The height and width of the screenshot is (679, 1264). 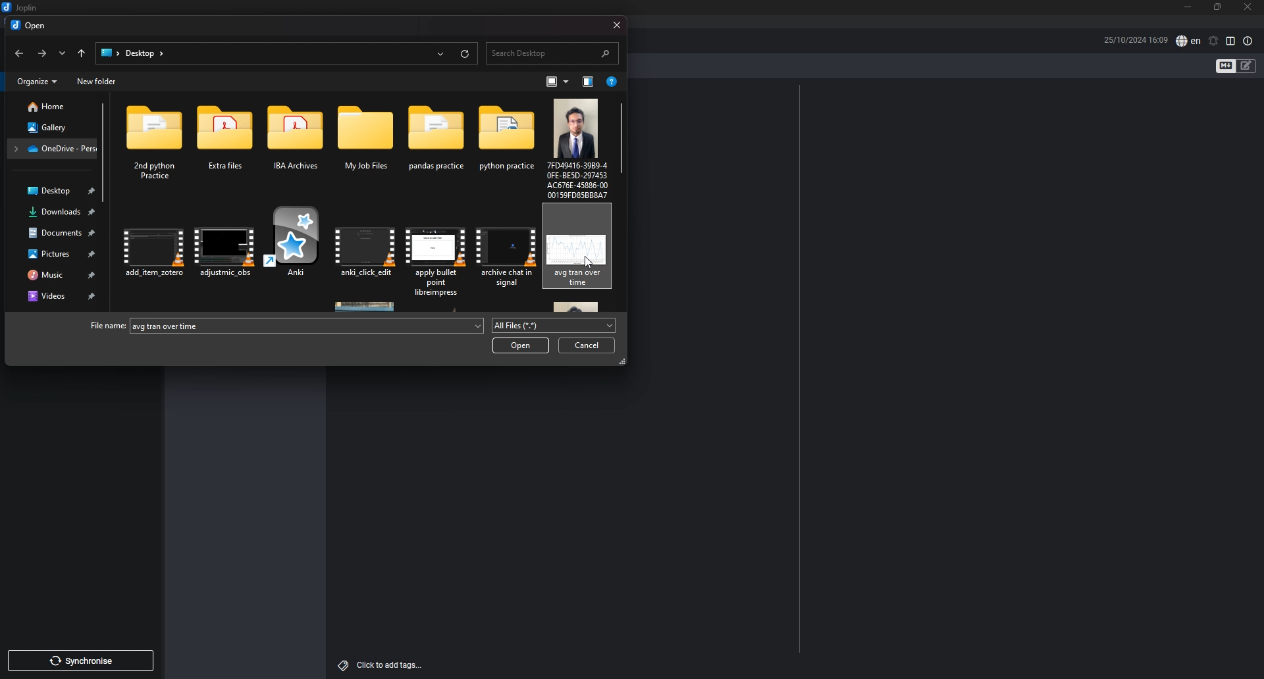 What do you see at coordinates (48, 107) in the screenshot?
I see `home` at bounding box center [48, 107].